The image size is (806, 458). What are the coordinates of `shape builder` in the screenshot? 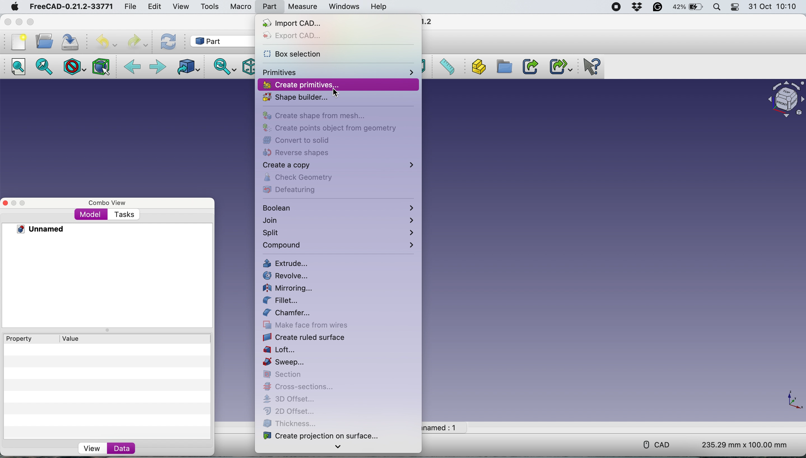 It's located at (293, 98).